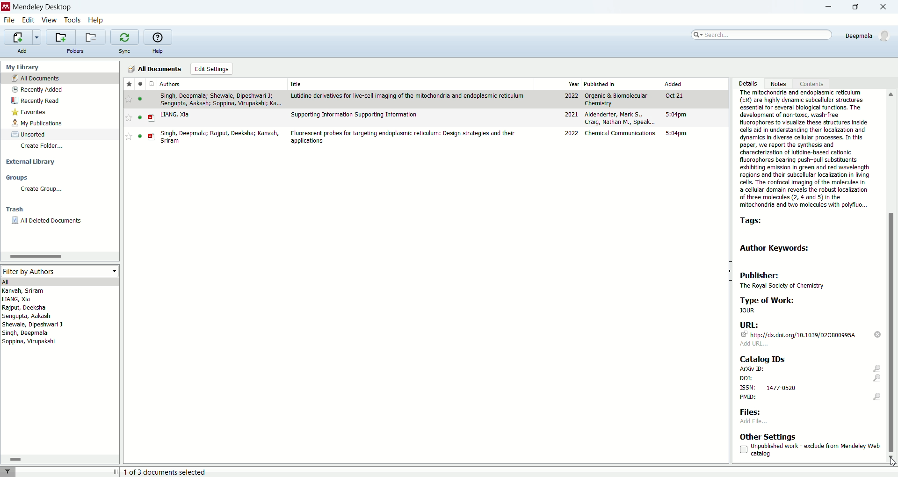 This screenshot has width=898, height=477. What do you see at coordinates (175, 115) in the screenshot?
I see `LIANG, Xia` at bounding box center [175, 115].